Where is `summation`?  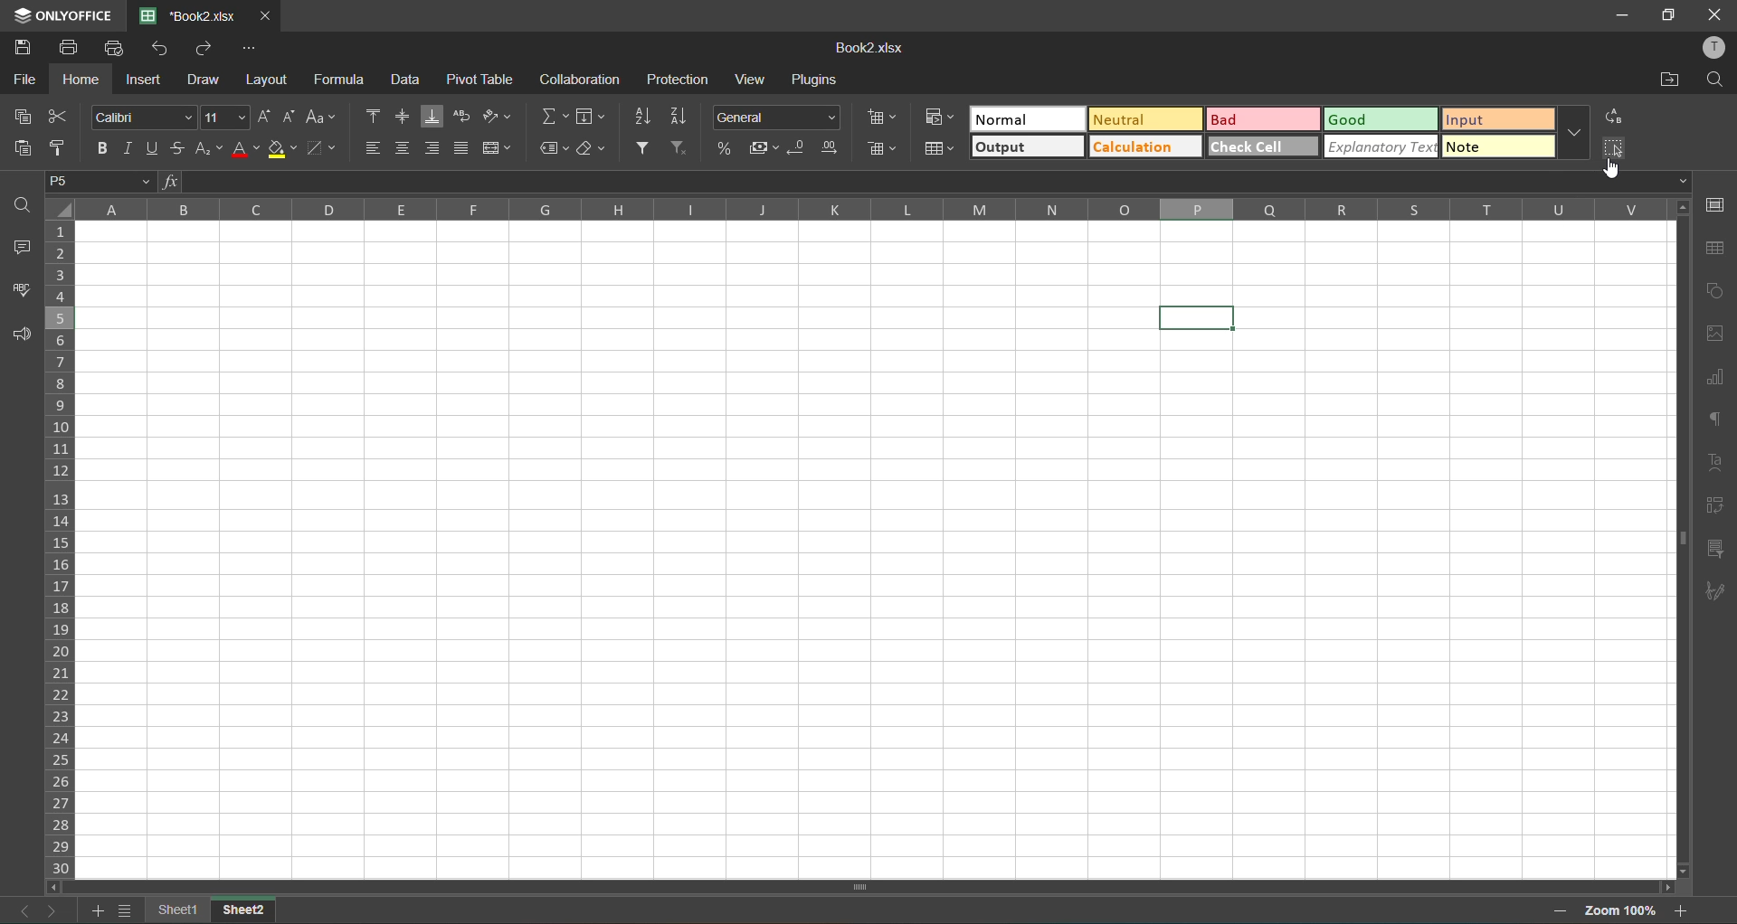 summation is located at coordinates (552, 116).